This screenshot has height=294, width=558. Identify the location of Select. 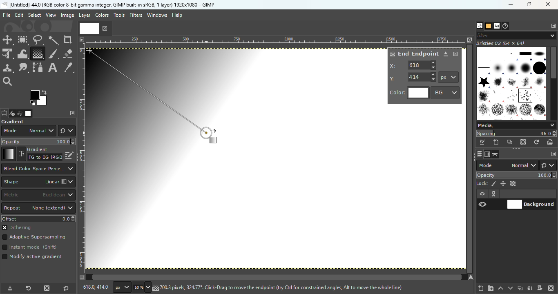
(34, 15).